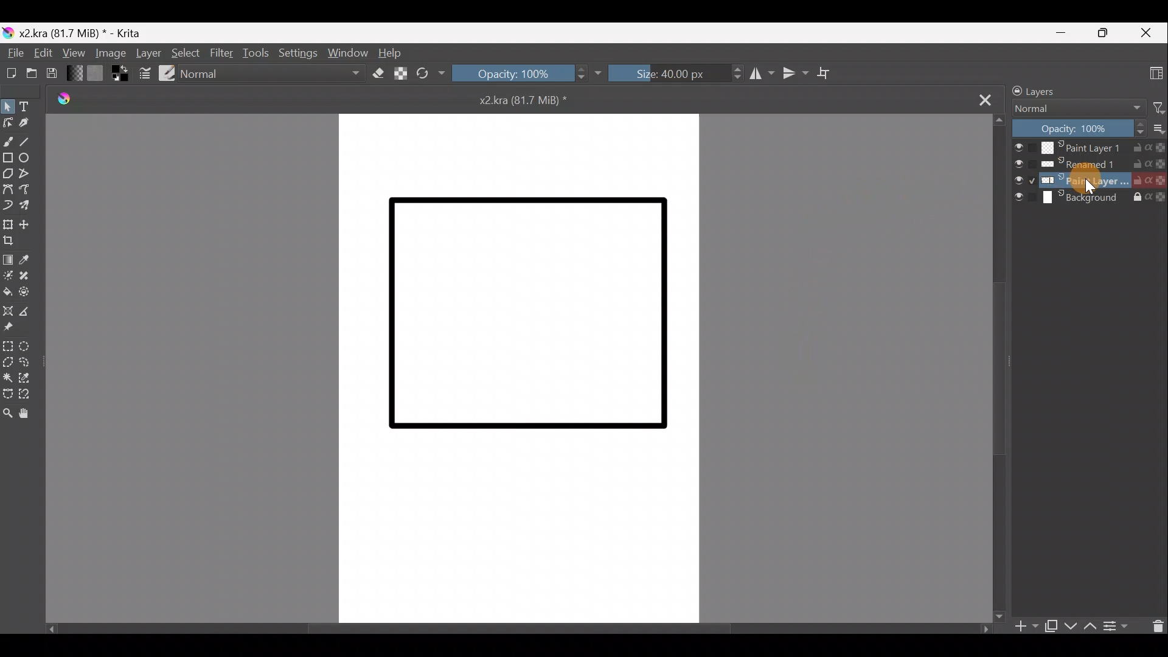 This screenshot has width=1168, height=657. What do you see at coordinates (1072, 625) in the screenshot?
I see `Move layer/mask down` at bounding box center [1072, 625].